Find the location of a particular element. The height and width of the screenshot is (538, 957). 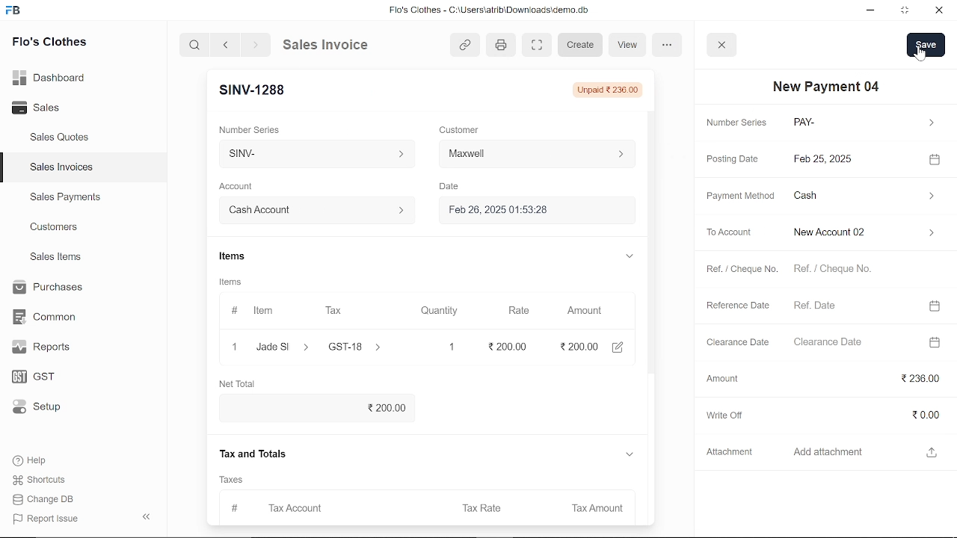

New account is located at coordinates (863, 232).